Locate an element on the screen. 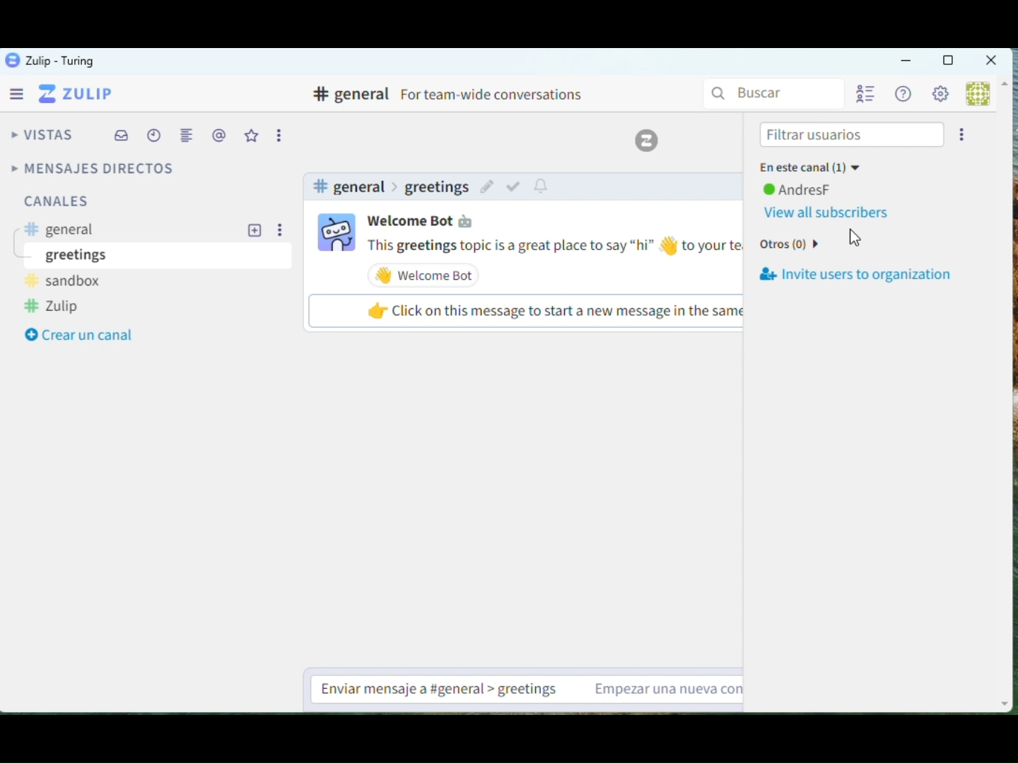  Box is located at coordinates (949, 57).